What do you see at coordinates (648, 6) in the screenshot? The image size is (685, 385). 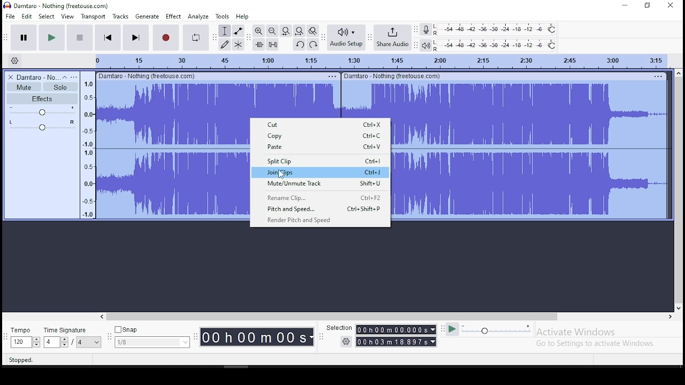 I see `restore` at bounding box center [648, 6].